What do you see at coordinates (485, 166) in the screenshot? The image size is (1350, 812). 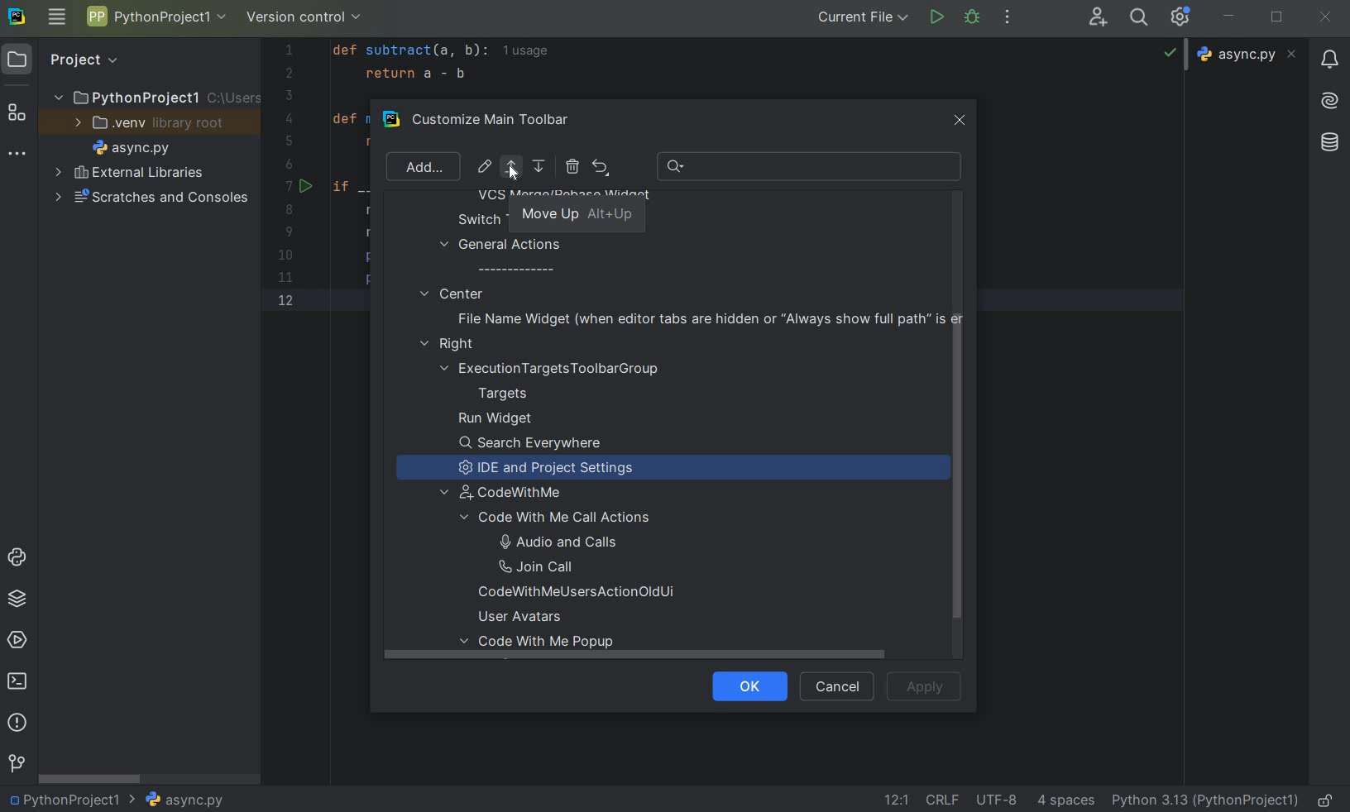 I see `EDIT ICON` at bounding box center [485, 166].